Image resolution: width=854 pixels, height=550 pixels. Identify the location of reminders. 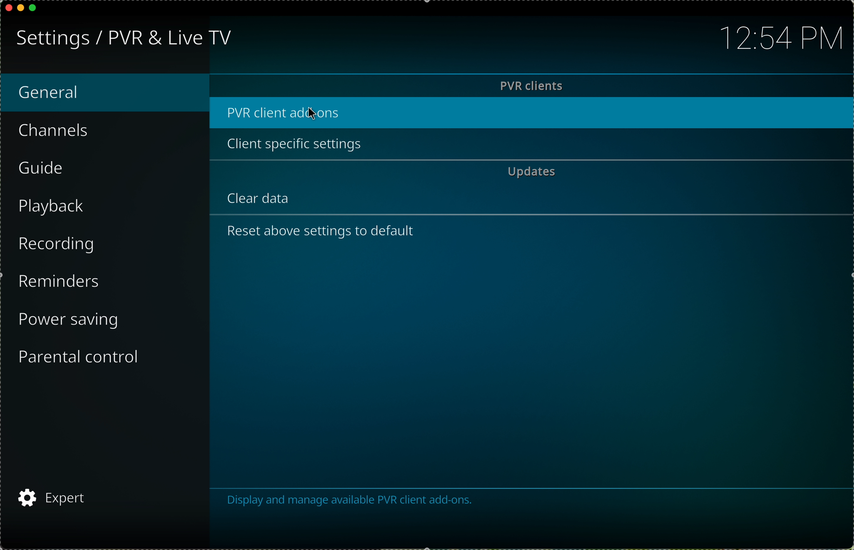
(63, 282).